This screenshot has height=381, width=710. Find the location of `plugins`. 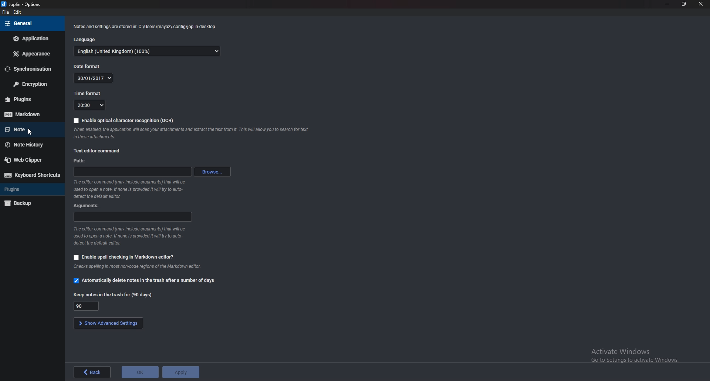

plugins is located at coordinates (30, 188).